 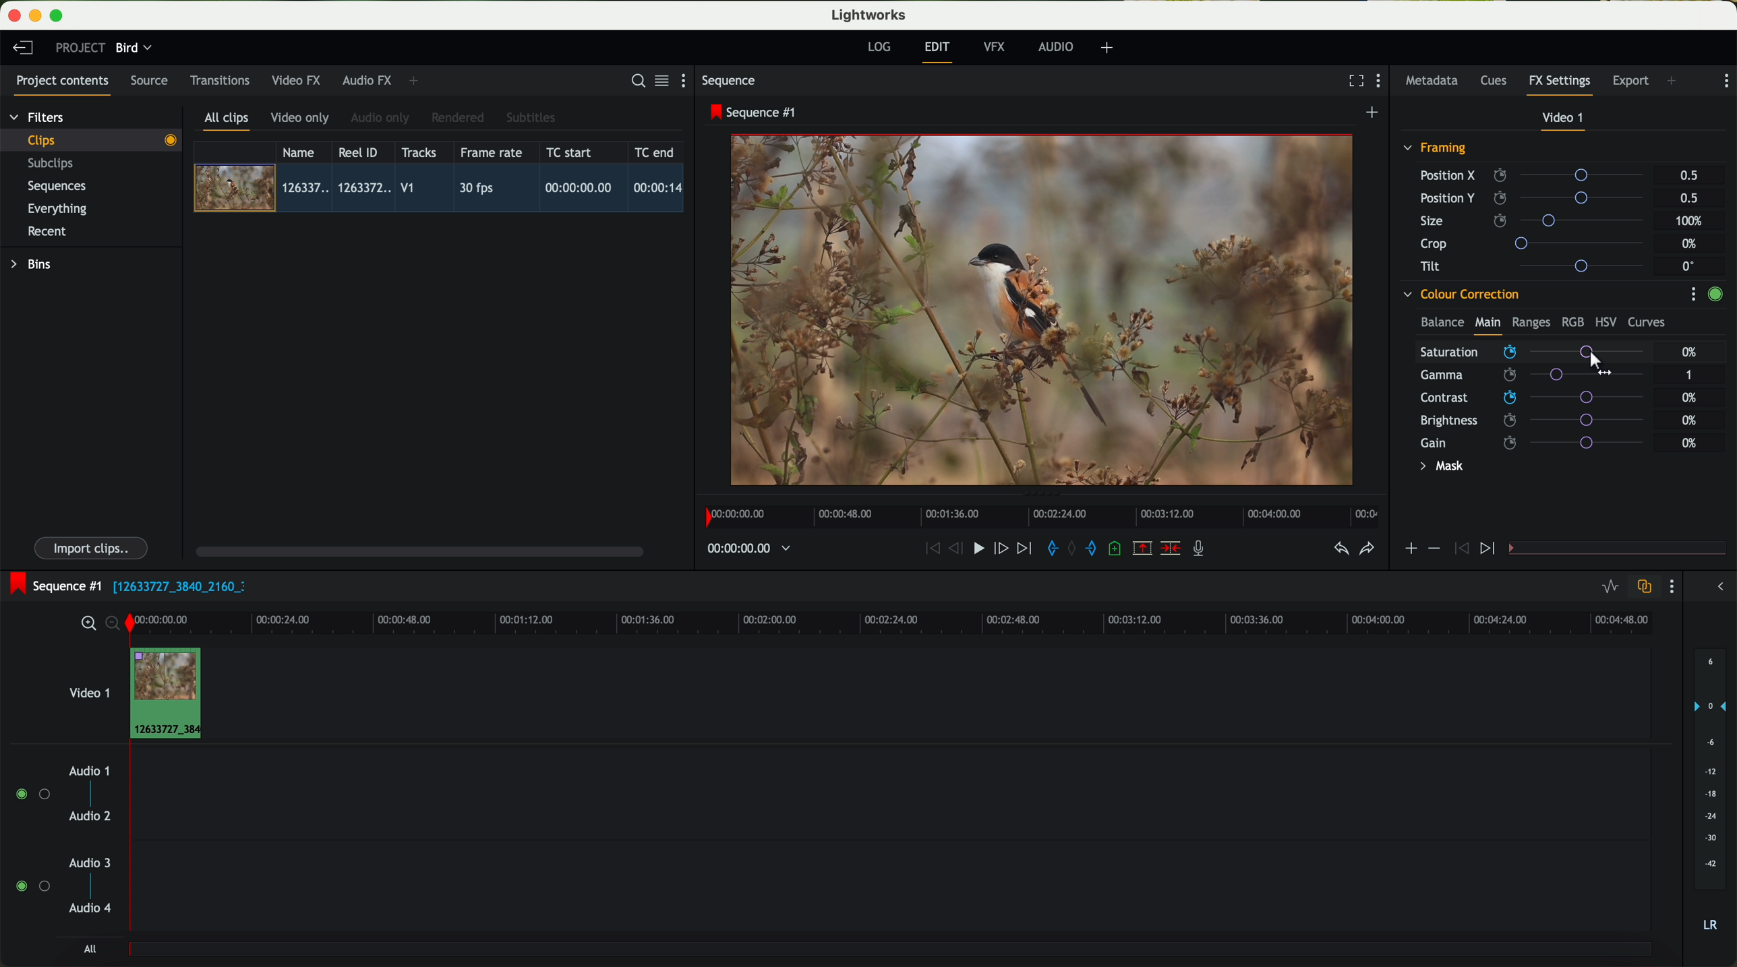 I want to click on position Y, so click(x=1537, y=197).